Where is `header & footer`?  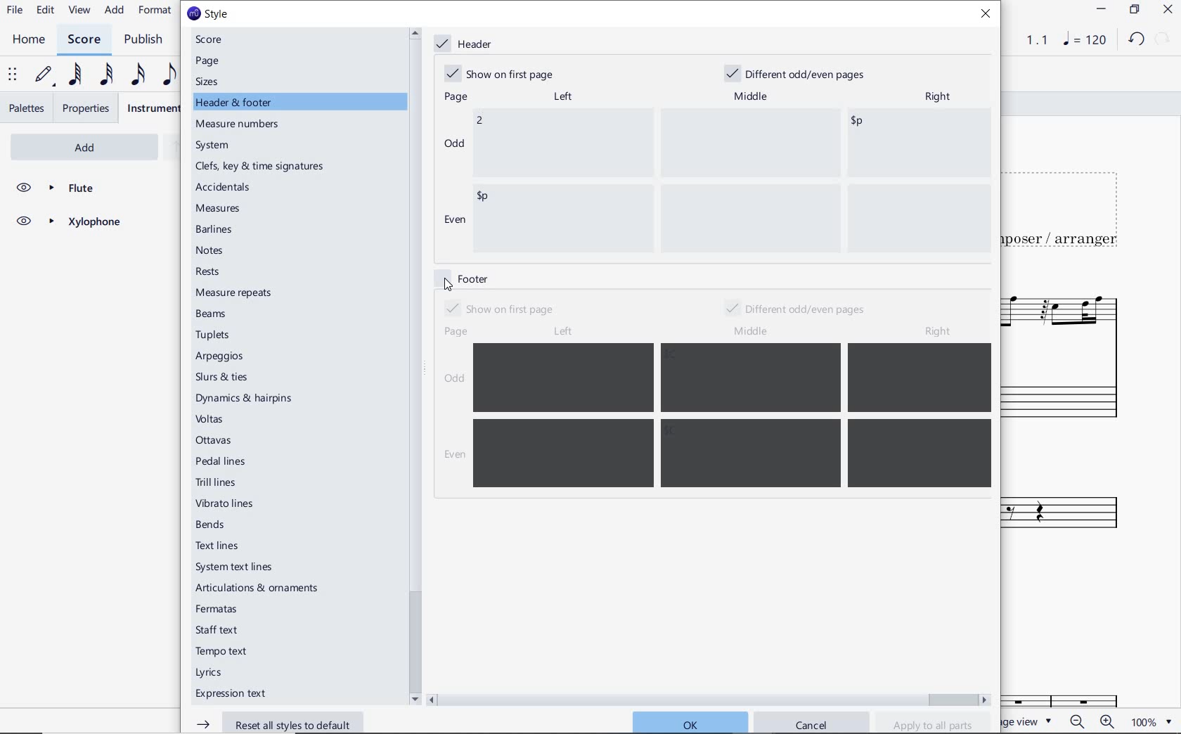 header & footer is located at coordinates (235, 103).